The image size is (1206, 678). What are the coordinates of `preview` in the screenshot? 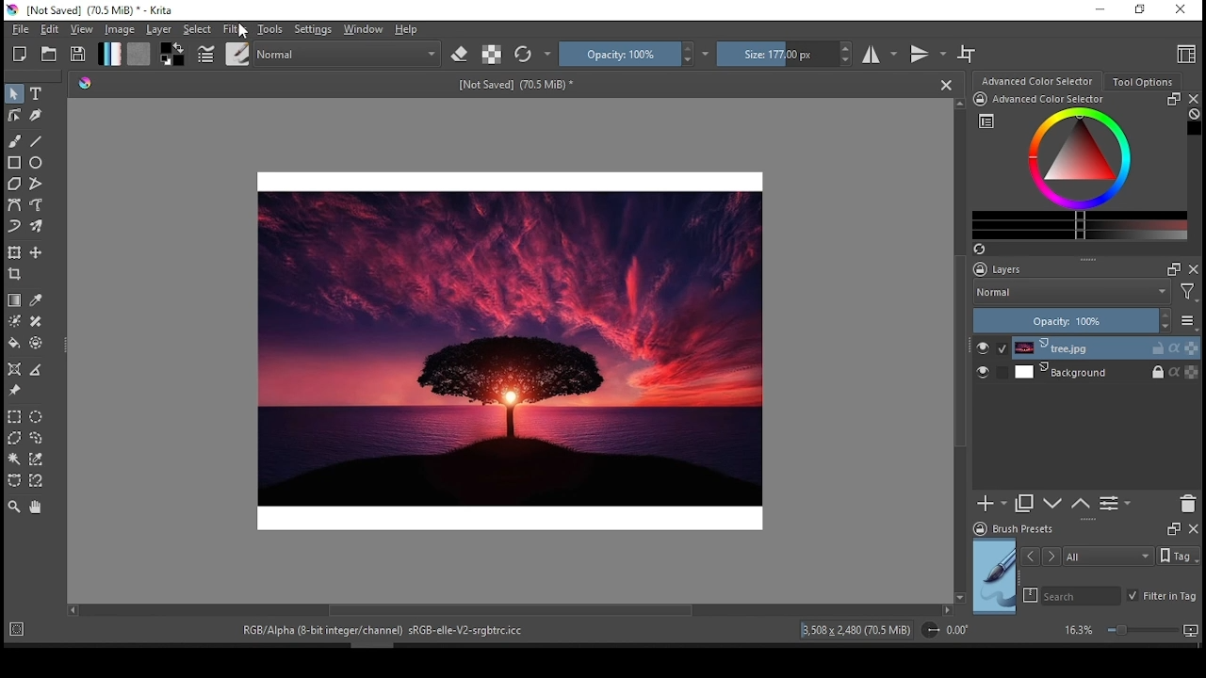 It's located at (995, 577).